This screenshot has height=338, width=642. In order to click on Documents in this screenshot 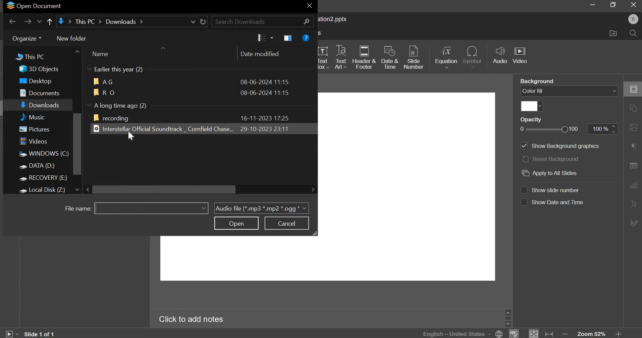, I will do `click(39, 93)`.